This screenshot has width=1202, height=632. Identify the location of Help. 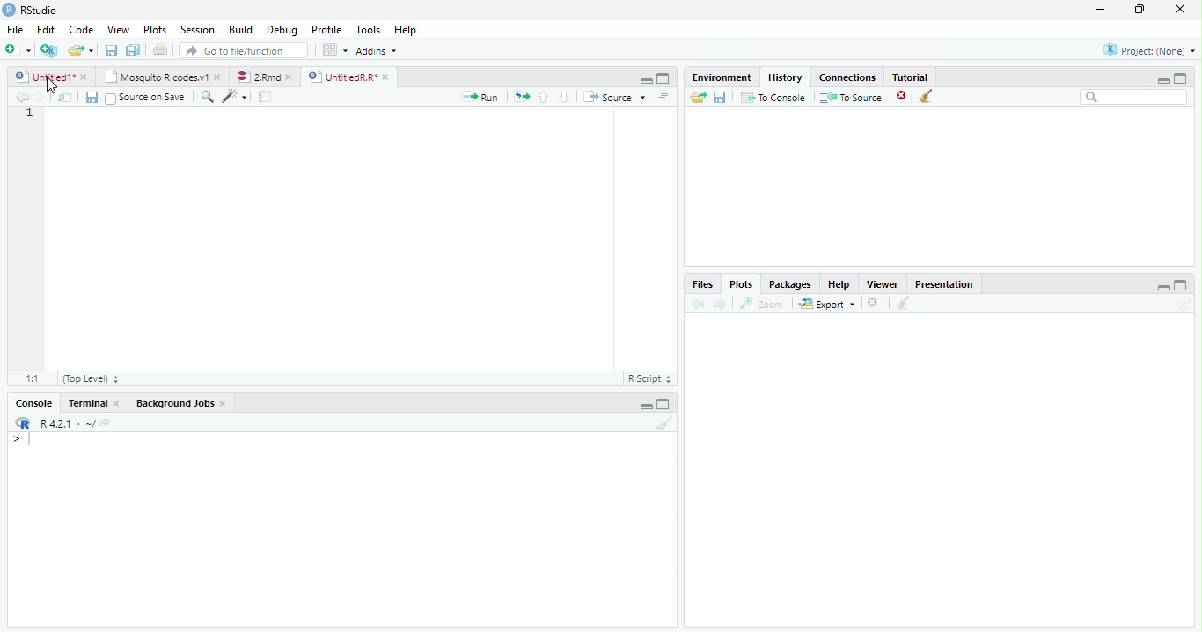
(405, 32).